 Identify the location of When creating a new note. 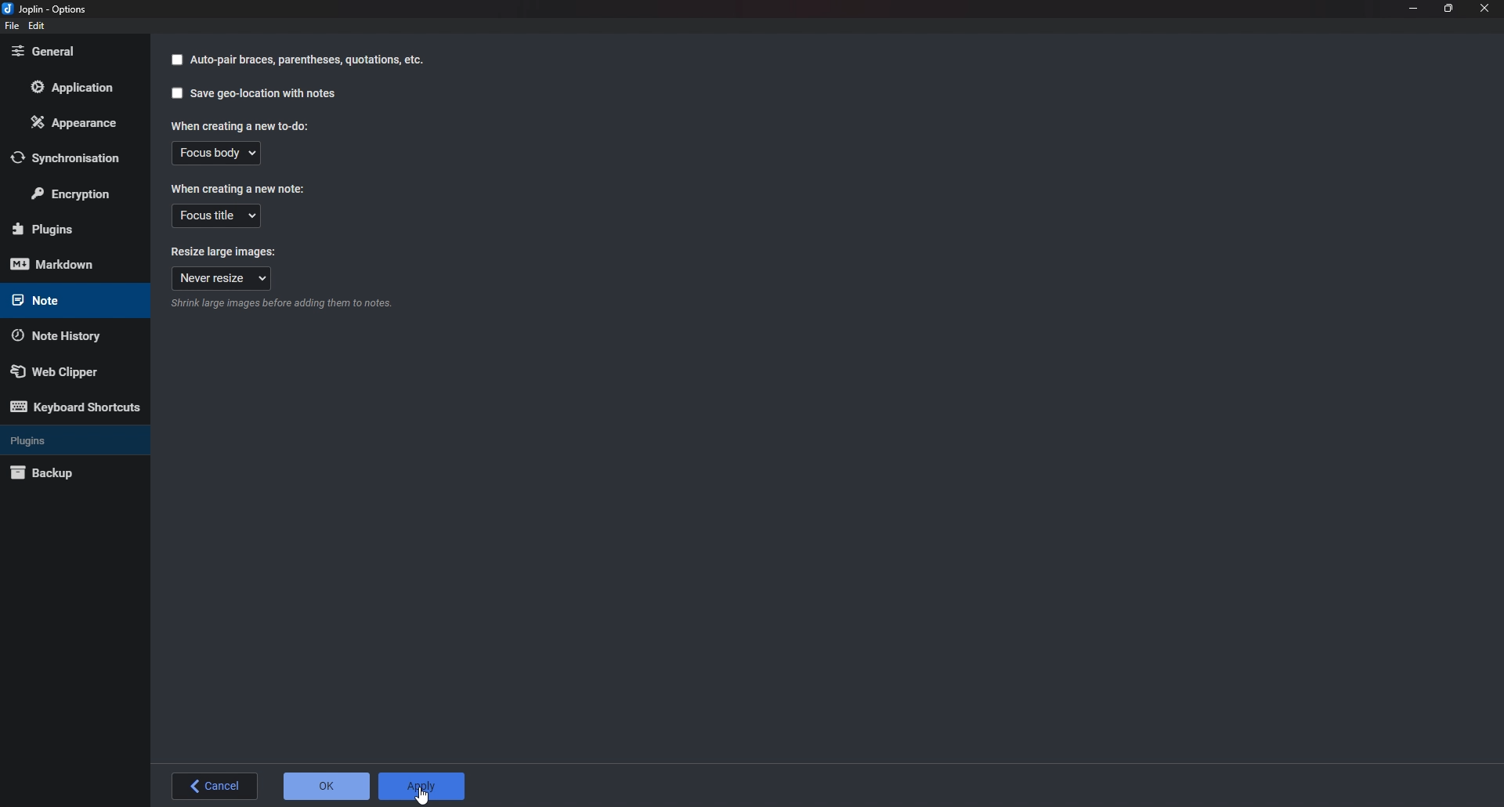
(240, 189).